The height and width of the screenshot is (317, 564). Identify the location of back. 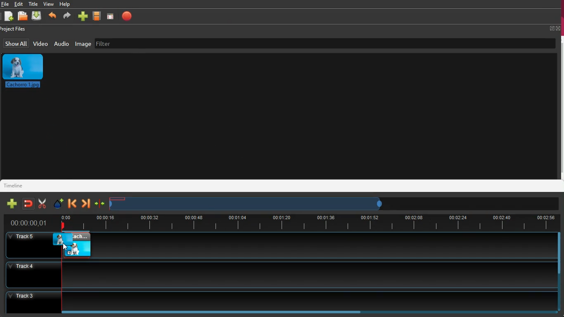
(53, 16).